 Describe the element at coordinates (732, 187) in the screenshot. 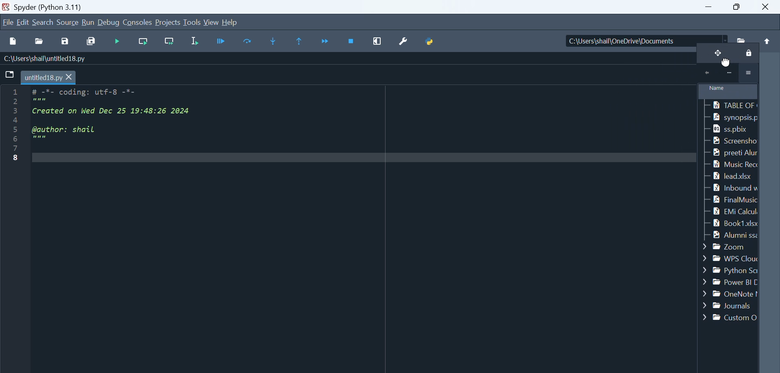

I see `Inbound w..` at that location.